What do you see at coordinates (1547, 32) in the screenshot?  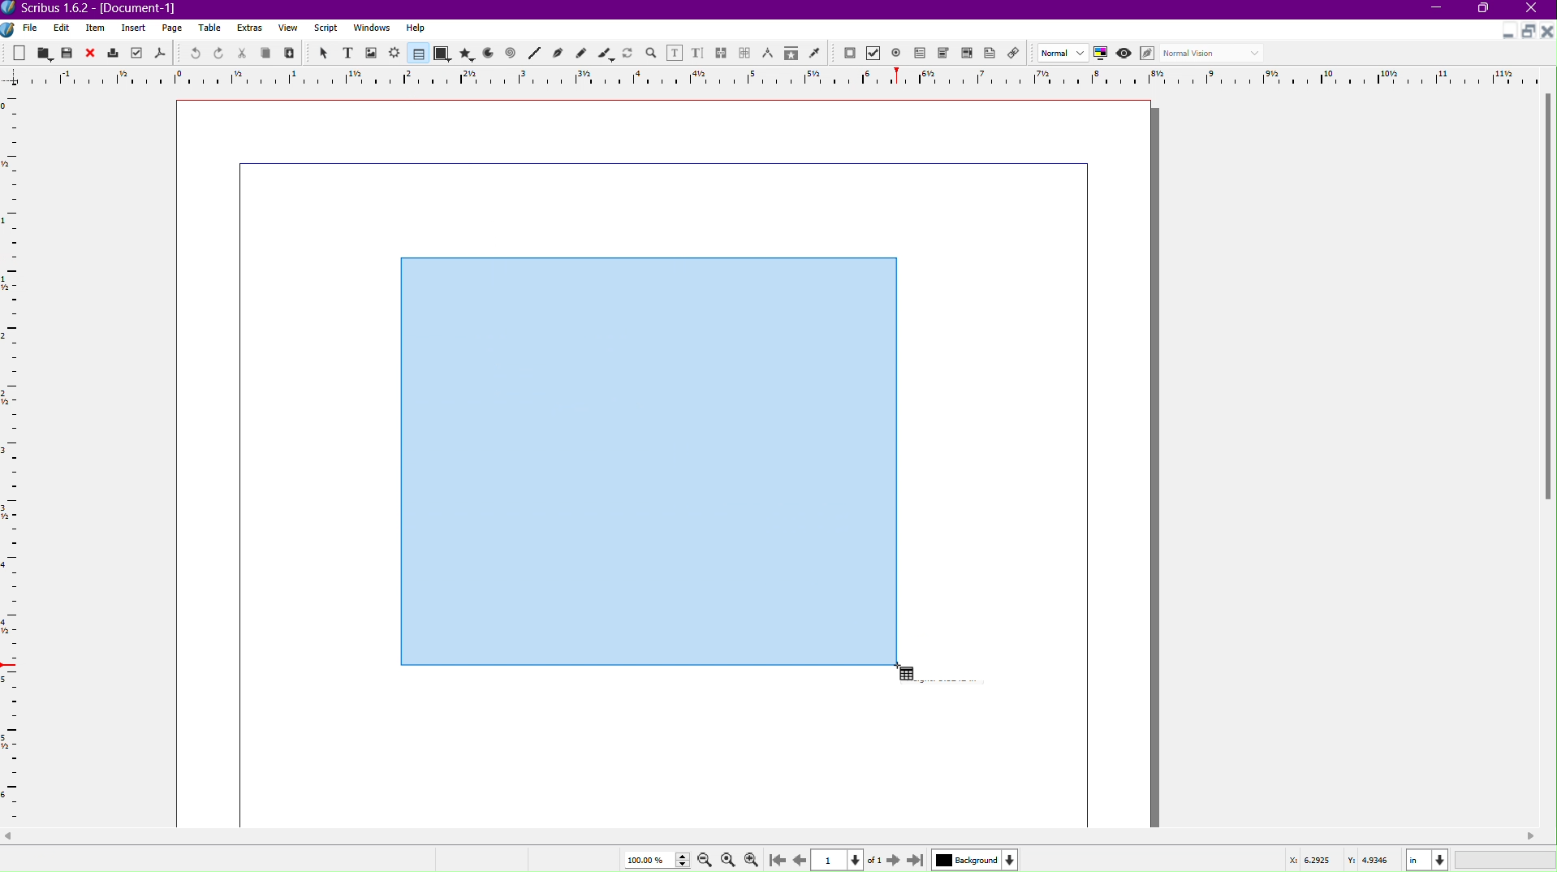 I see `Close` at bounding box center [1547, 32].